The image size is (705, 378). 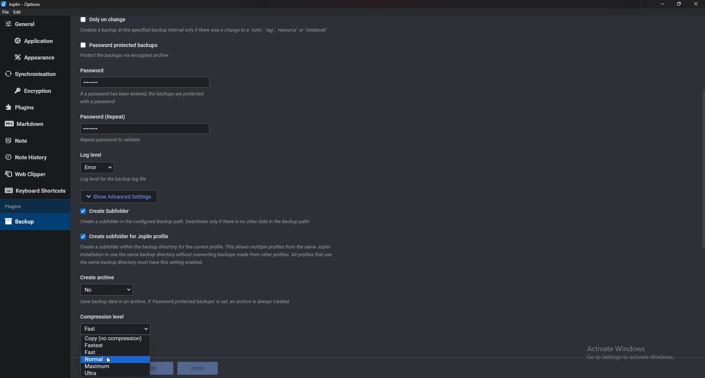 I want to click on note, so click(x=32, y=141).